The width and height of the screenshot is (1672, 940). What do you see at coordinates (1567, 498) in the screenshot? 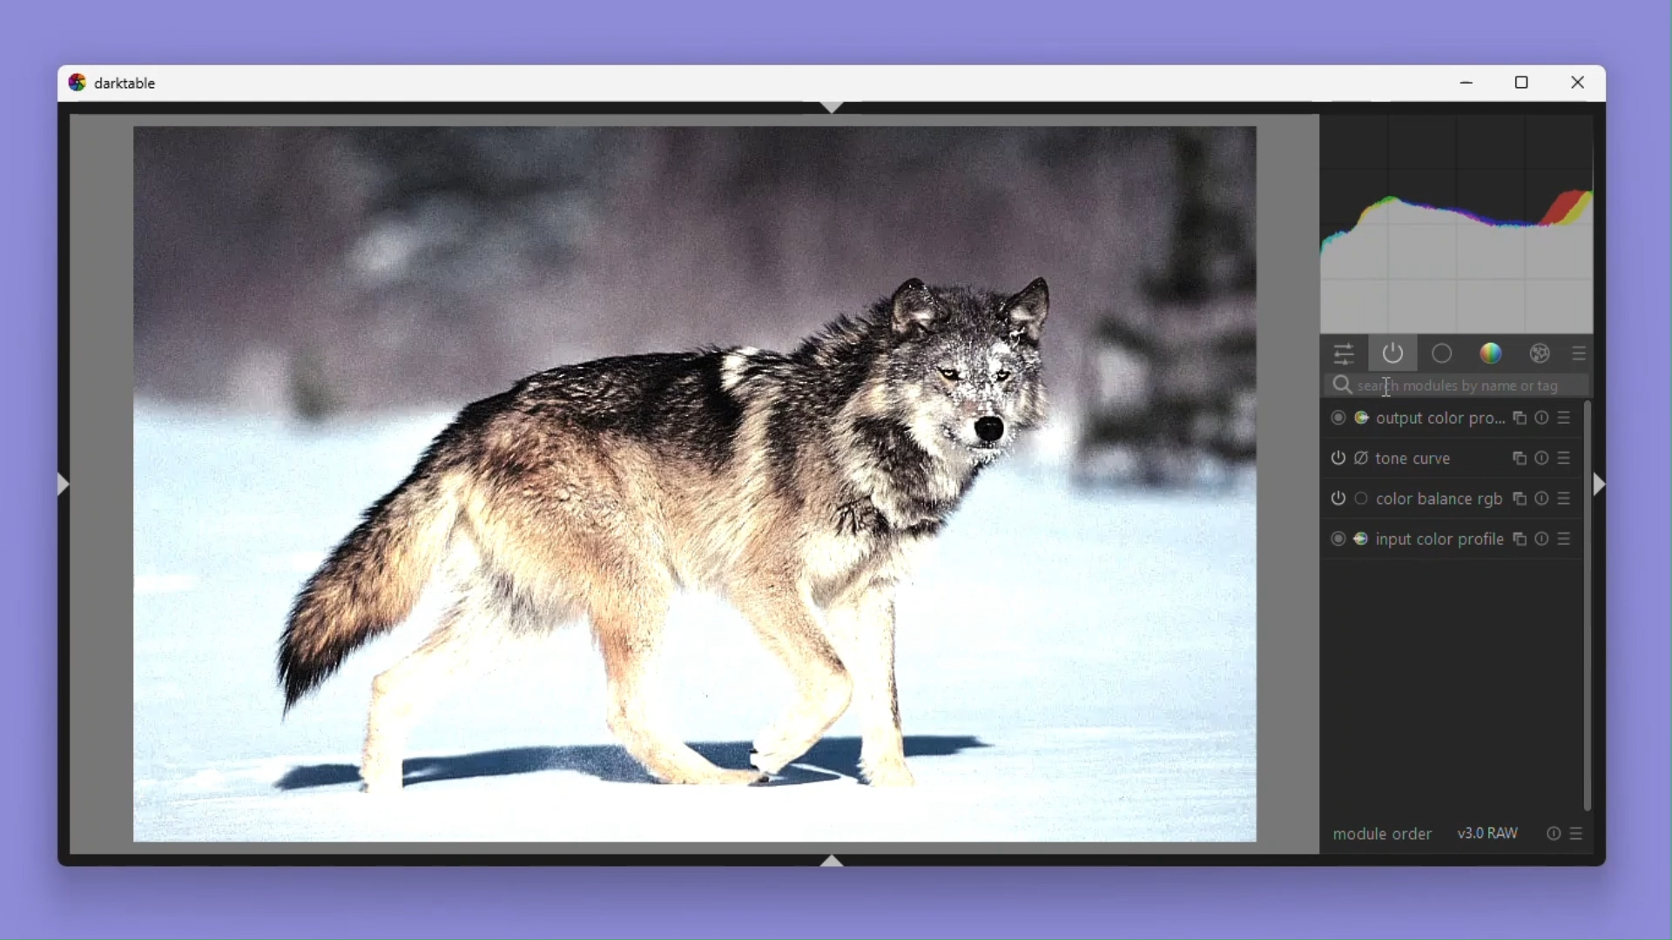
I see `Preset` at bounding box center [1567, 498].